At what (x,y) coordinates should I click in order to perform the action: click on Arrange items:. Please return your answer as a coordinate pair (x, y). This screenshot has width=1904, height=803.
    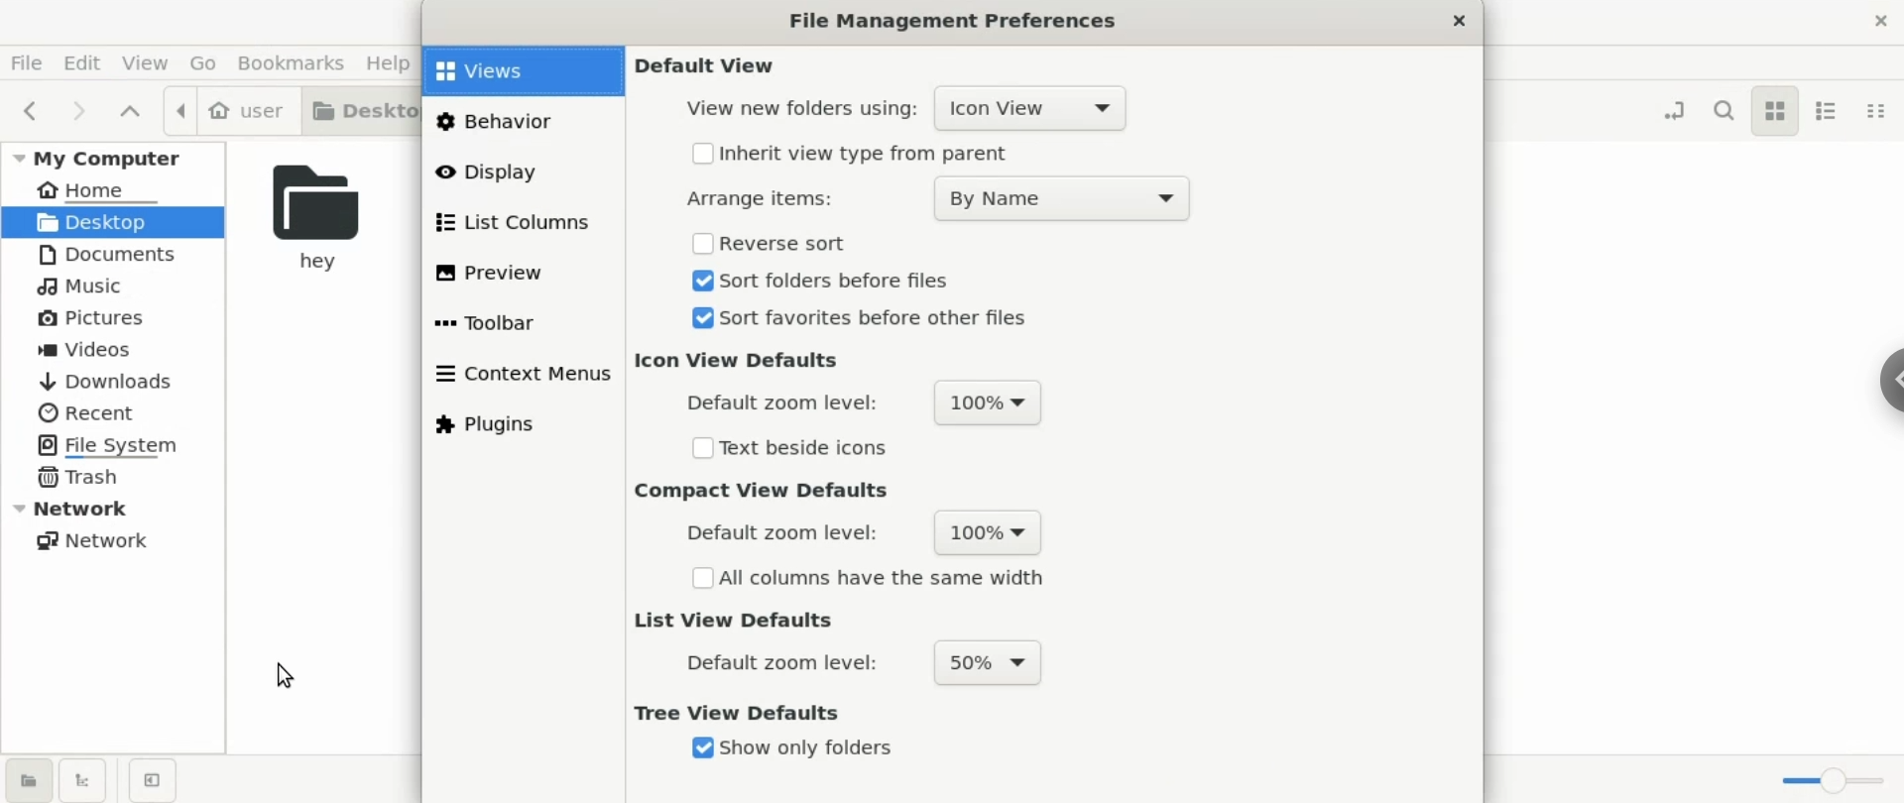
    Looking at the image, I should click on (764, 196).